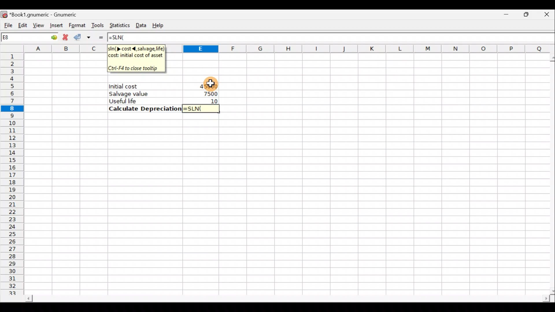 This screenshot has height=312, width=555. Describe the element at coordinates (212, 101) in the screenshot. I see `10` at that location.